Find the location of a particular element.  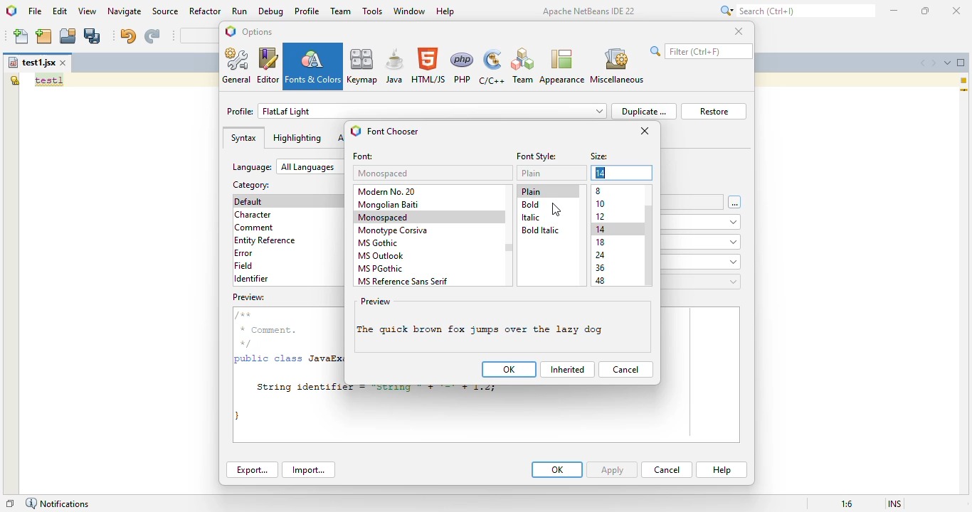

redo is located at coordinates (152, 36).